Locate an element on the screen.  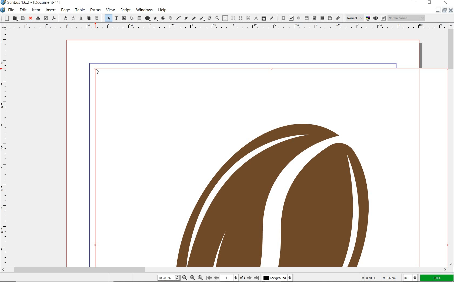
1 of 1 is located at coordinates (233, 278).